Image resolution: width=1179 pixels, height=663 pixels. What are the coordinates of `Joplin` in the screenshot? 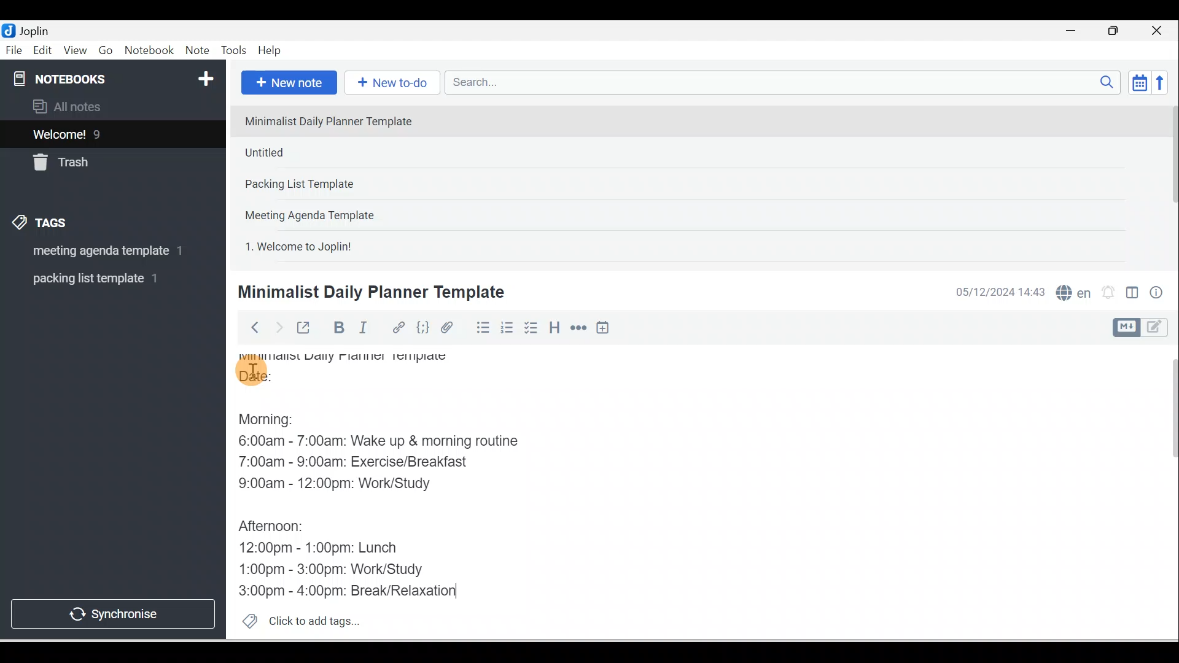 It's located at (37, 29).